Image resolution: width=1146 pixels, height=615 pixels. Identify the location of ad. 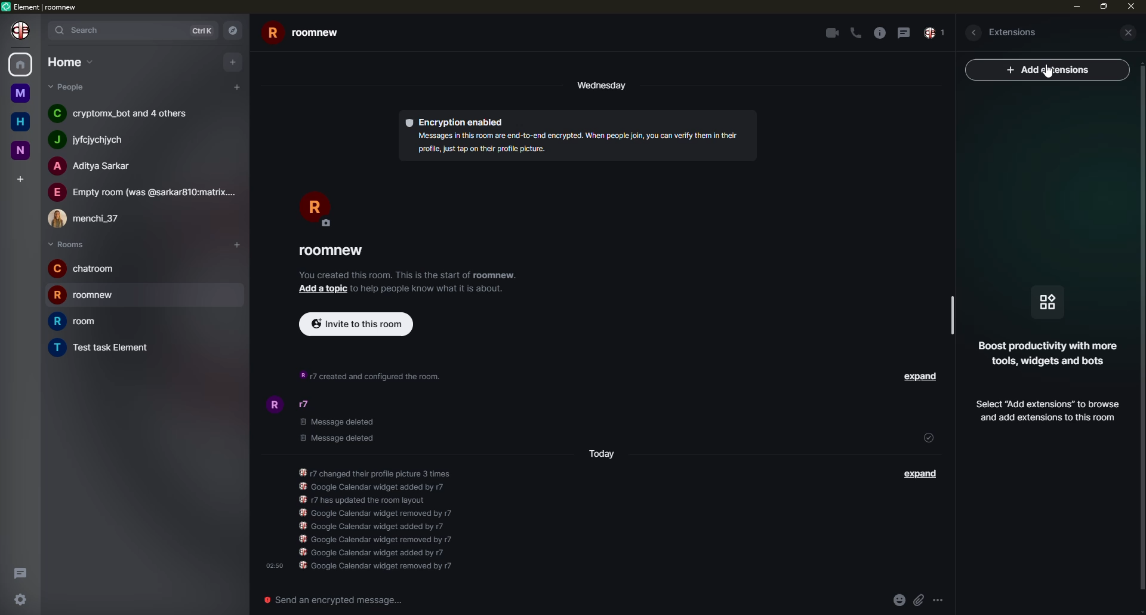
(1053, 70).